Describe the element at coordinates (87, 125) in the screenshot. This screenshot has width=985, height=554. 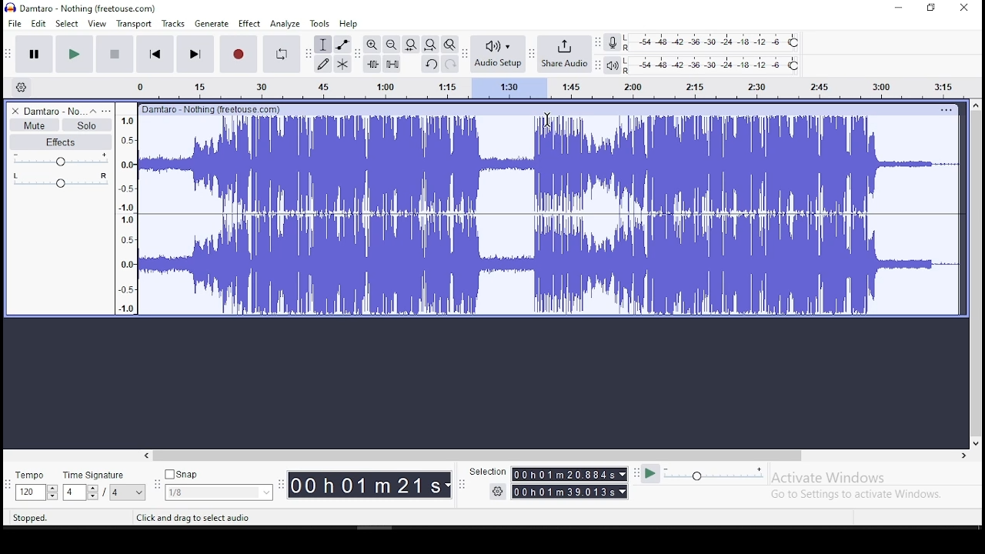
I see `solo` at that location.